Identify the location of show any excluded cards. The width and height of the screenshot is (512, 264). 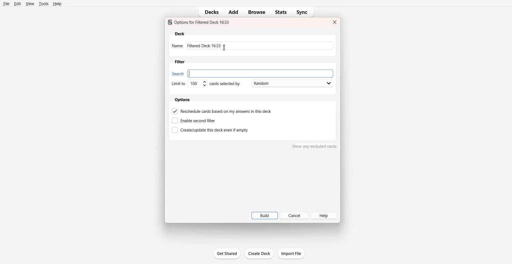
(314, 147).